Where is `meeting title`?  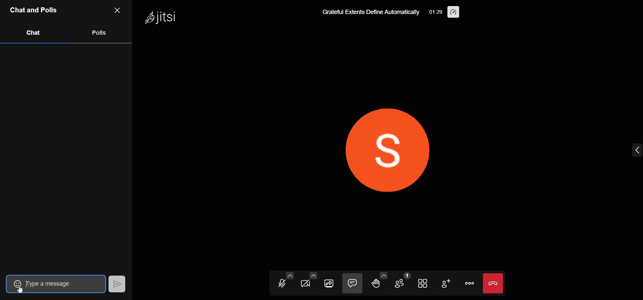
meeting title is located at coordinates (370, 12).